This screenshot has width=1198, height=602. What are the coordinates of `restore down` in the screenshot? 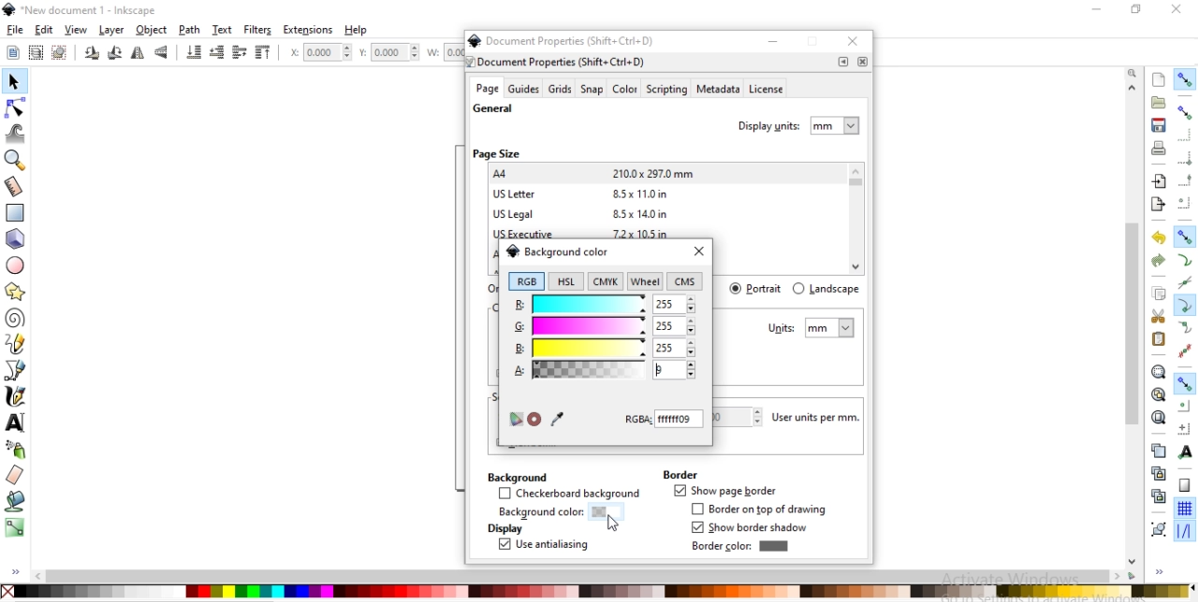 It's located at (814, 43).